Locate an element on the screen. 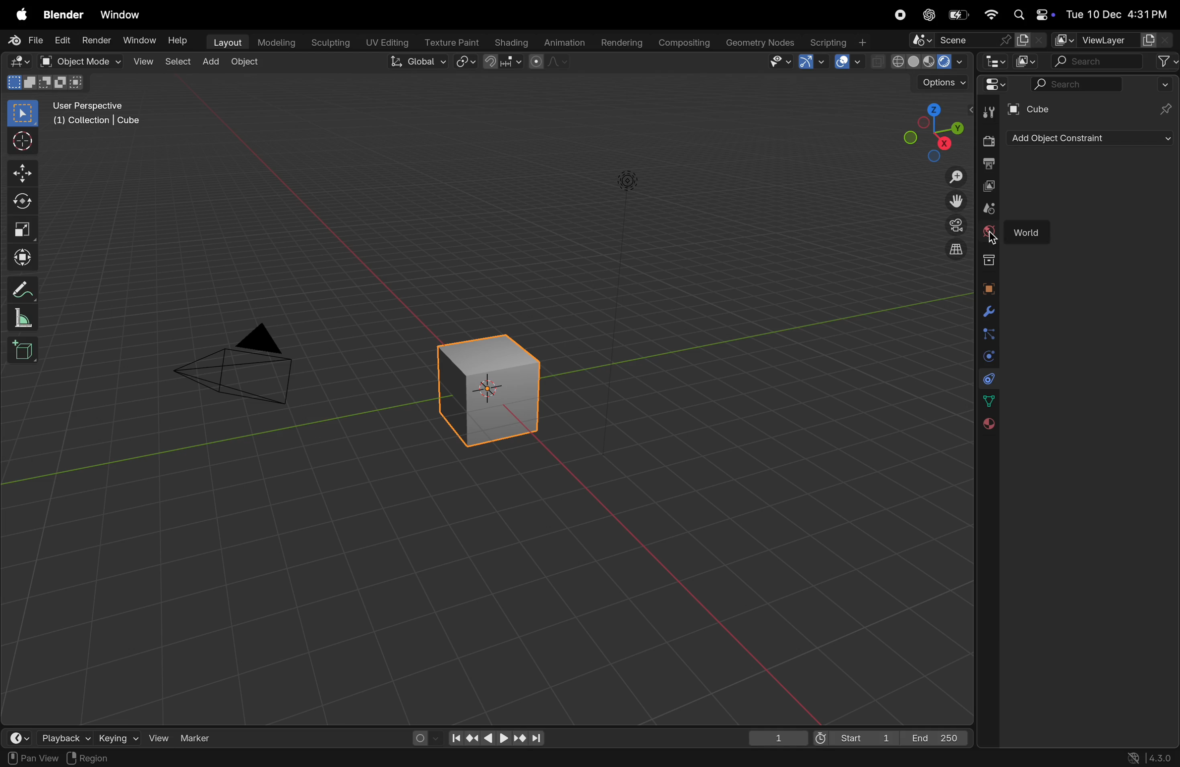 Image resolution: width=1180 pixels, height=767 pixels. snap is located at coordinates (504, 62).